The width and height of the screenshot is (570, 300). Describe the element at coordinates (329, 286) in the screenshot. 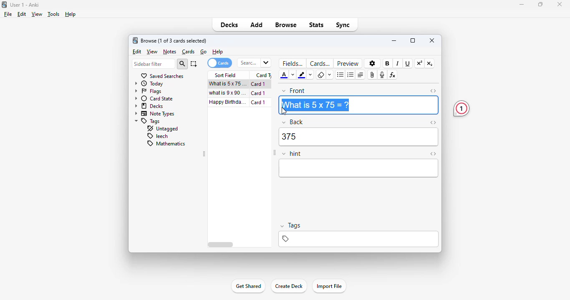

I see `import file` at that location.